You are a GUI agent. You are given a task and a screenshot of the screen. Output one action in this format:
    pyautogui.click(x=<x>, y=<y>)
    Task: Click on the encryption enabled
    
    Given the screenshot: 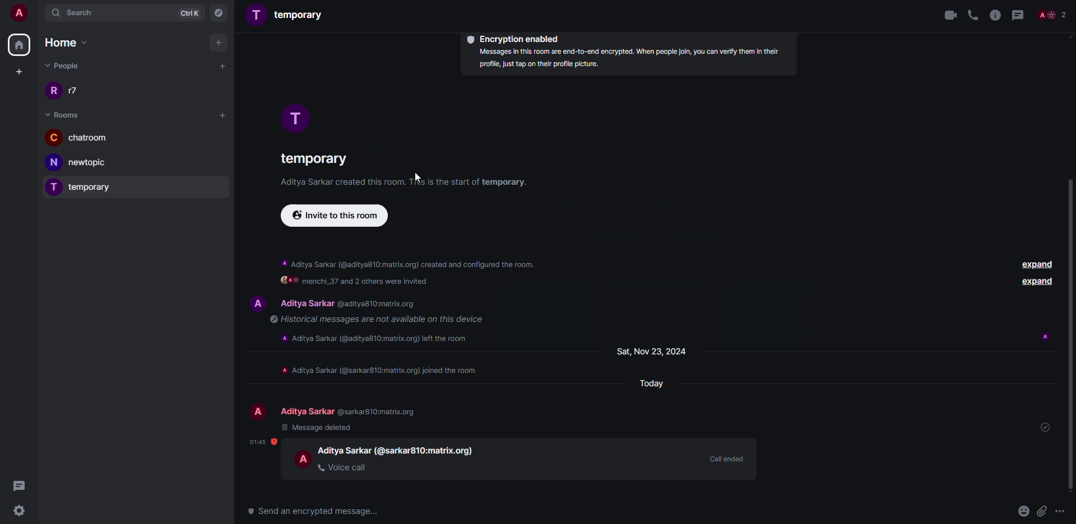 What is the action you would take?
    pyautogui.click(x=513, y=38)
    